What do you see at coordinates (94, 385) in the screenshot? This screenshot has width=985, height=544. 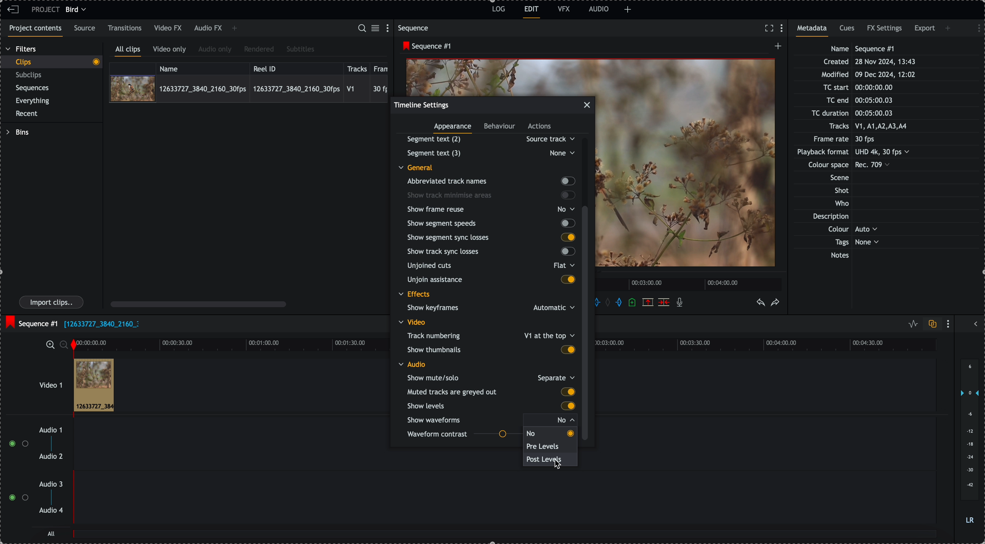 I see `clip` at bounding box center [94, 385].